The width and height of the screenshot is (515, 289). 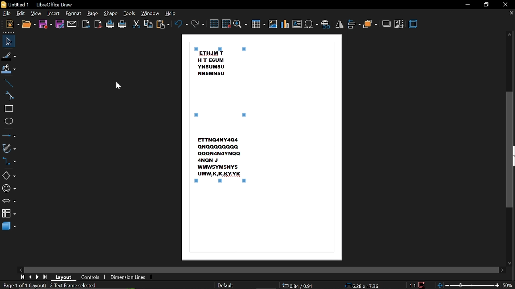 What do you see at coordinates (198, 24) in the screenshot?
I see `redo` at bounding box center [198, 24].